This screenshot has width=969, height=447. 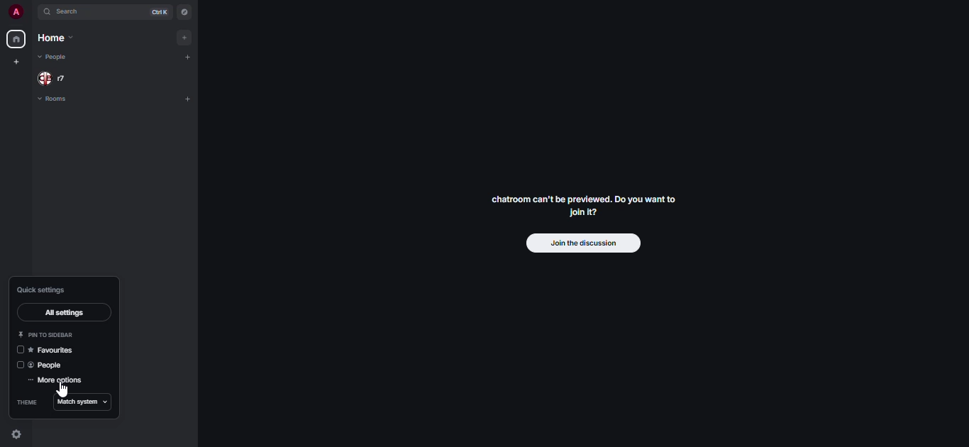 What do you see at coordinates (189, 57) in the screenshot?
I see `add` at bounding box center [189, 57].